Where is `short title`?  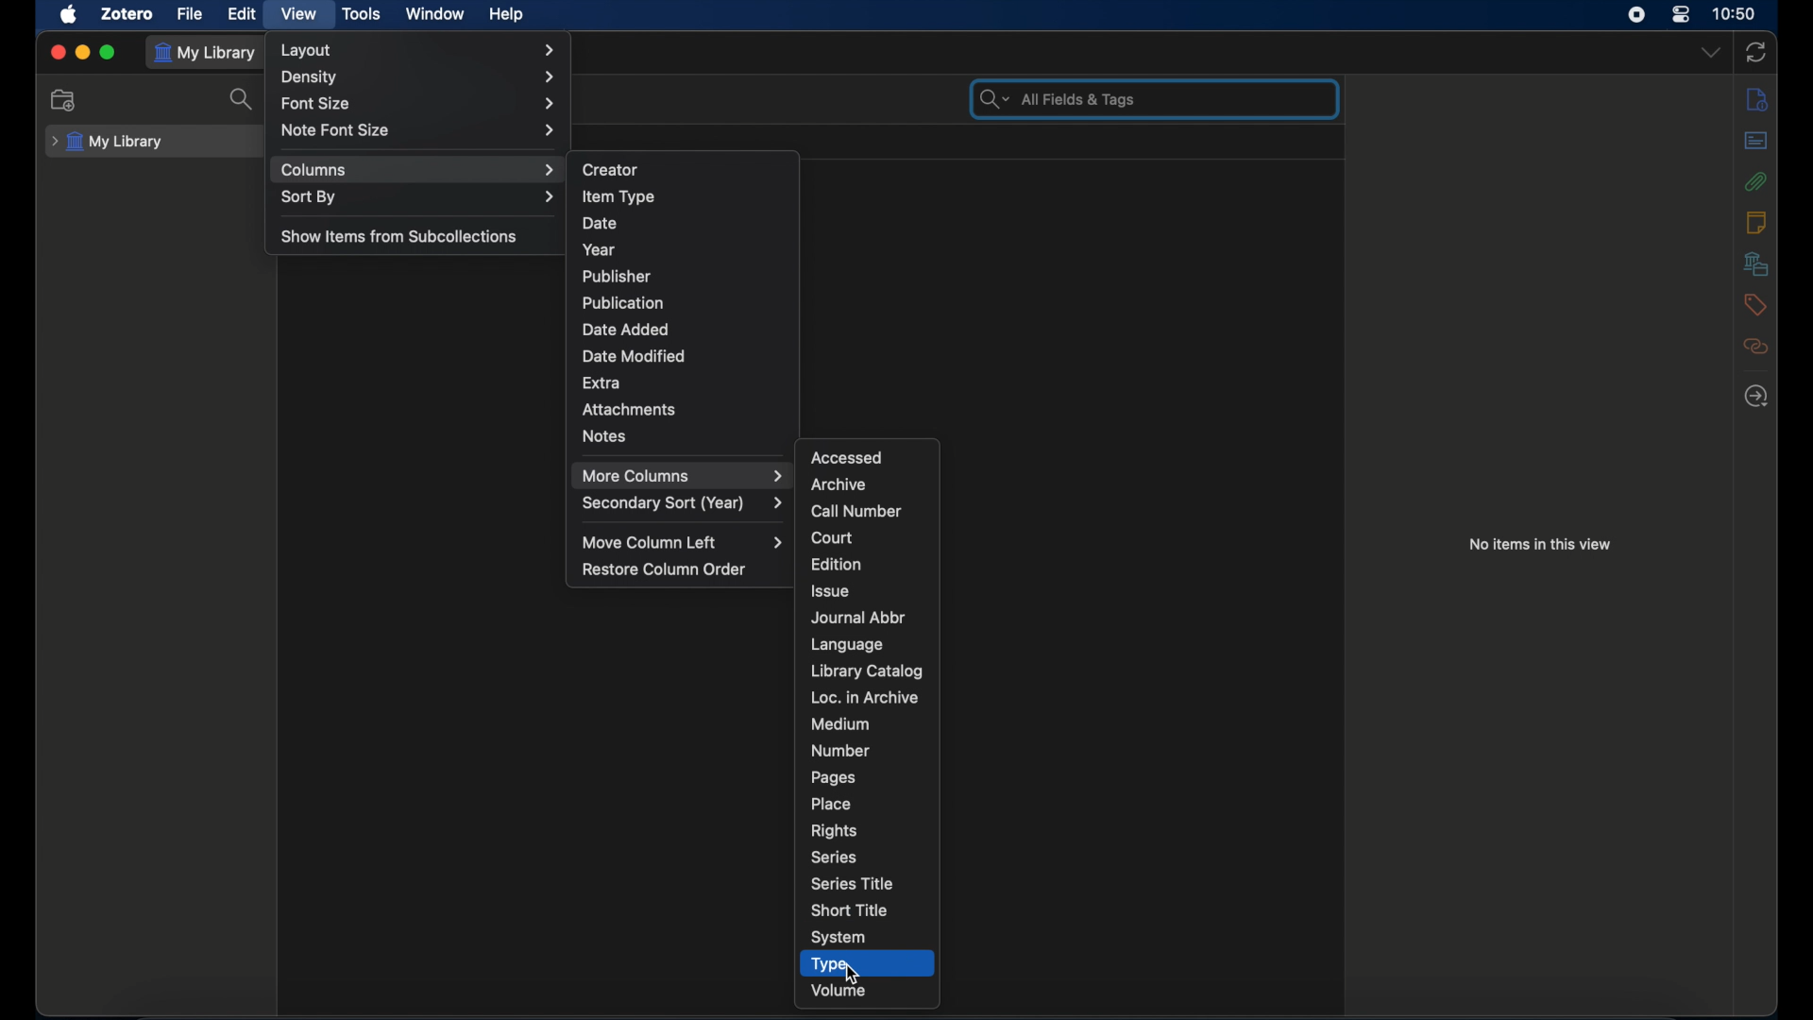
short title is located at coordinates (848, 910).